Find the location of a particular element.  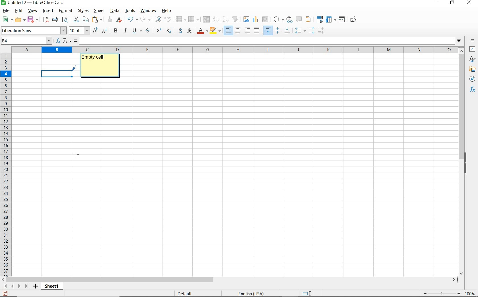

open is located at coordinates (20, 19).